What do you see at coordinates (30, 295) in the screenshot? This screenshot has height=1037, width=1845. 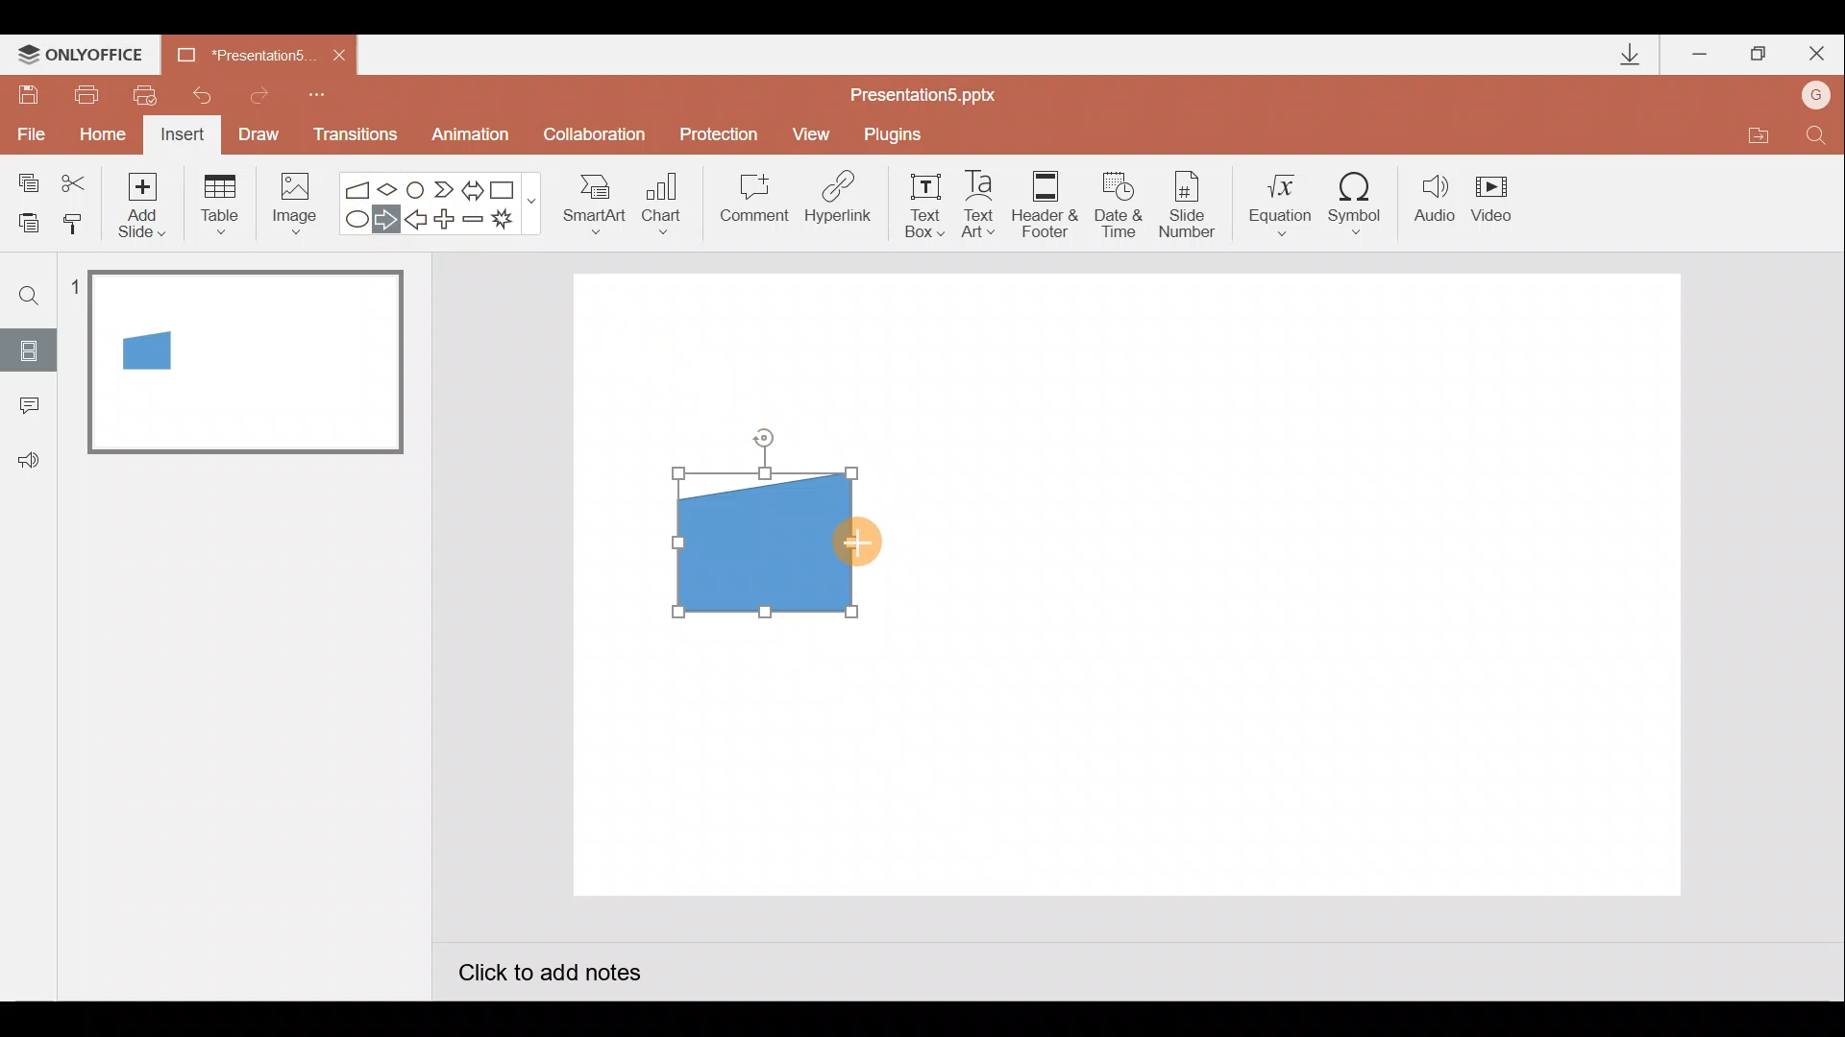 I see `Find` at bounding box center [30, 295].